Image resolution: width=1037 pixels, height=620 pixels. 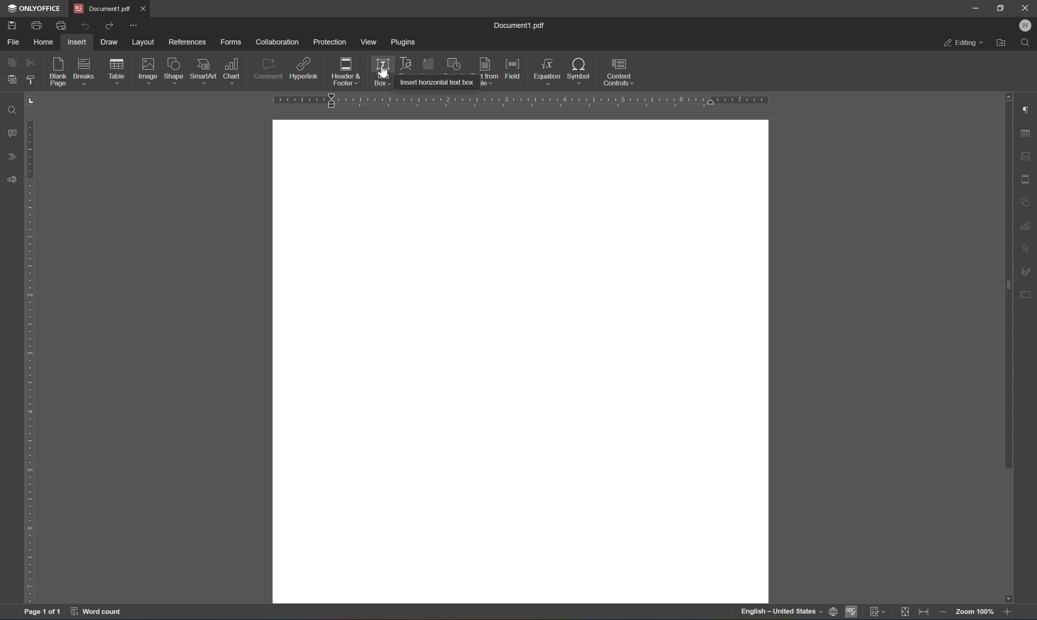 What do you see at coordinates (329, 41) in the screenshot?
I see `protection` at bounding box center [329, 41].